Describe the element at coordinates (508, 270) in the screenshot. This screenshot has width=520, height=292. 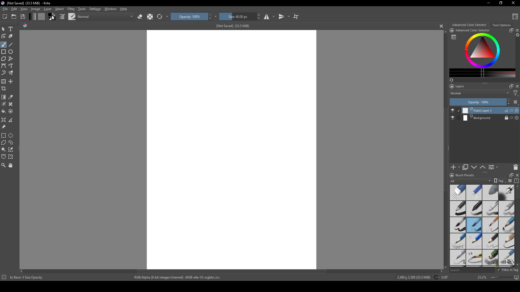
I see `Filter in tag` at that location.